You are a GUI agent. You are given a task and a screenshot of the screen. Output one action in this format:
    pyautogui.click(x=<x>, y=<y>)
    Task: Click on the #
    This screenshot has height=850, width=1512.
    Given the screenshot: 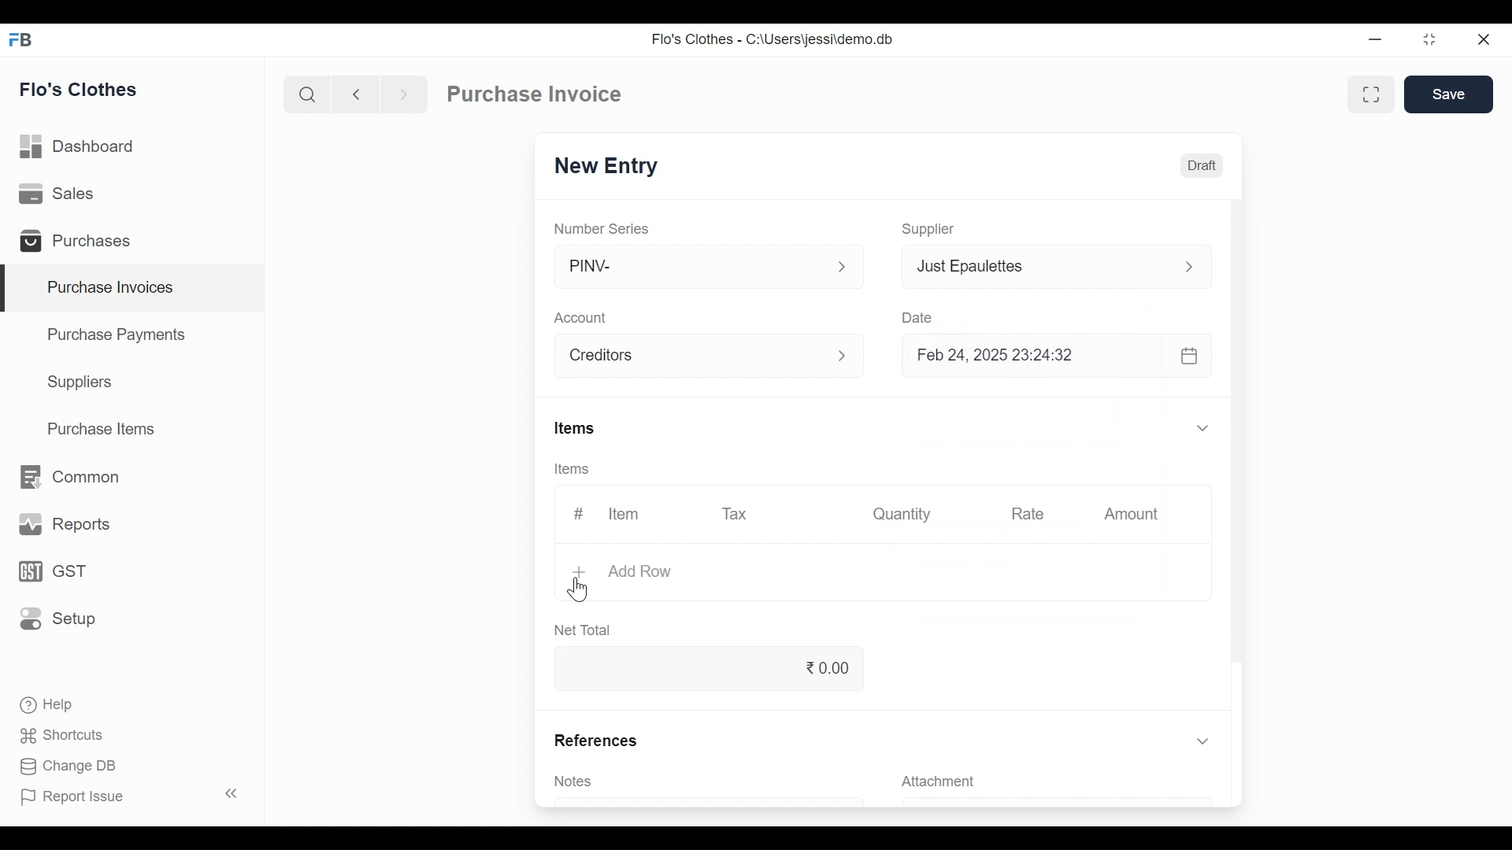 What is the action you would take?
    pyautogui.click(x=580, y=512)
    